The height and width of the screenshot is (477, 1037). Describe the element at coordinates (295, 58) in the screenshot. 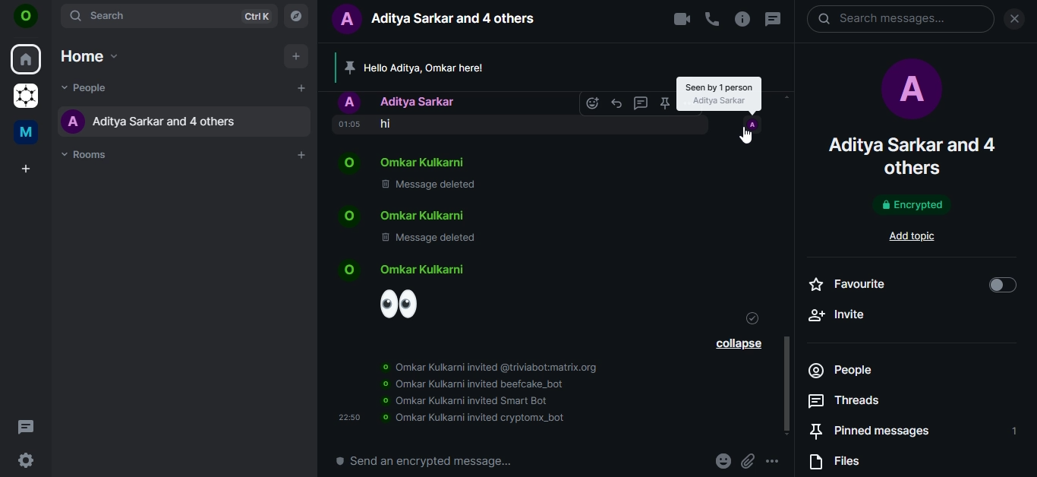

I see `add` at that location.